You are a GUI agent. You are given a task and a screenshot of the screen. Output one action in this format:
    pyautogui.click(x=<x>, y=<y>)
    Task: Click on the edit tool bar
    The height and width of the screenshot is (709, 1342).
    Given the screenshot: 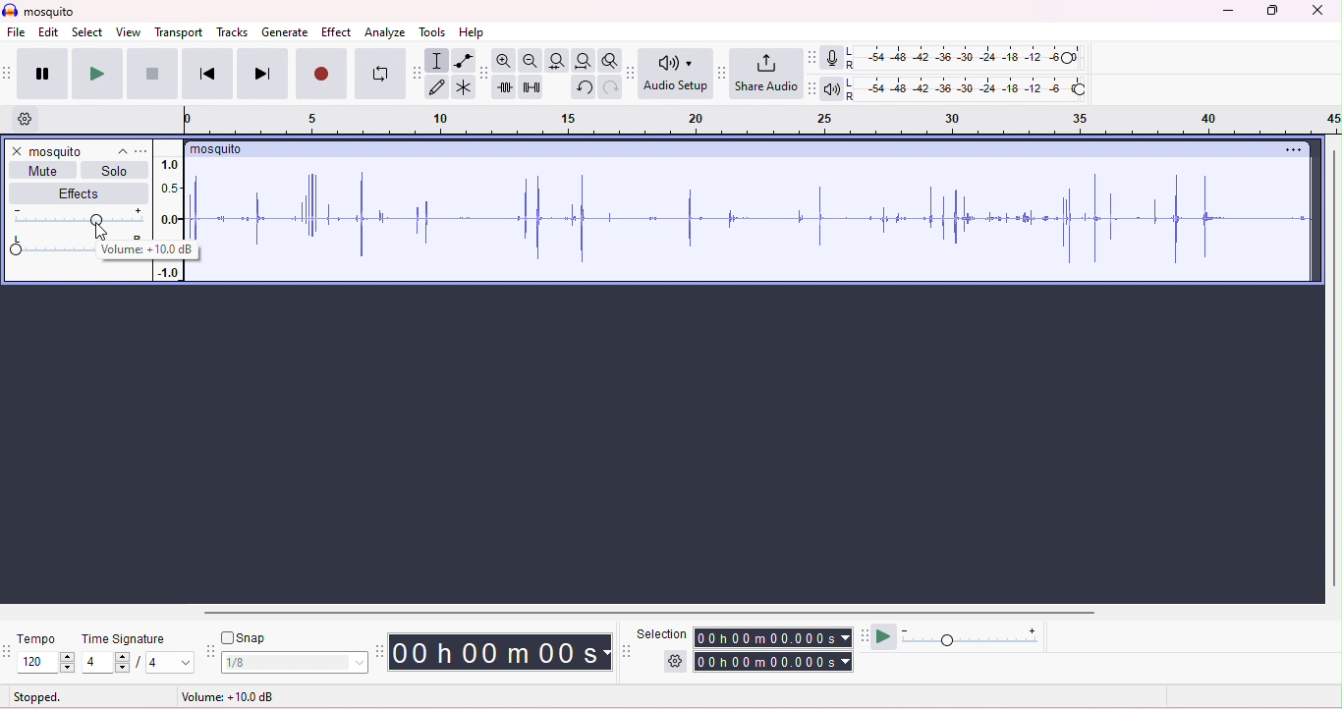 What is the action you would take?
    pyautogui.click(x=484, y=74)
    